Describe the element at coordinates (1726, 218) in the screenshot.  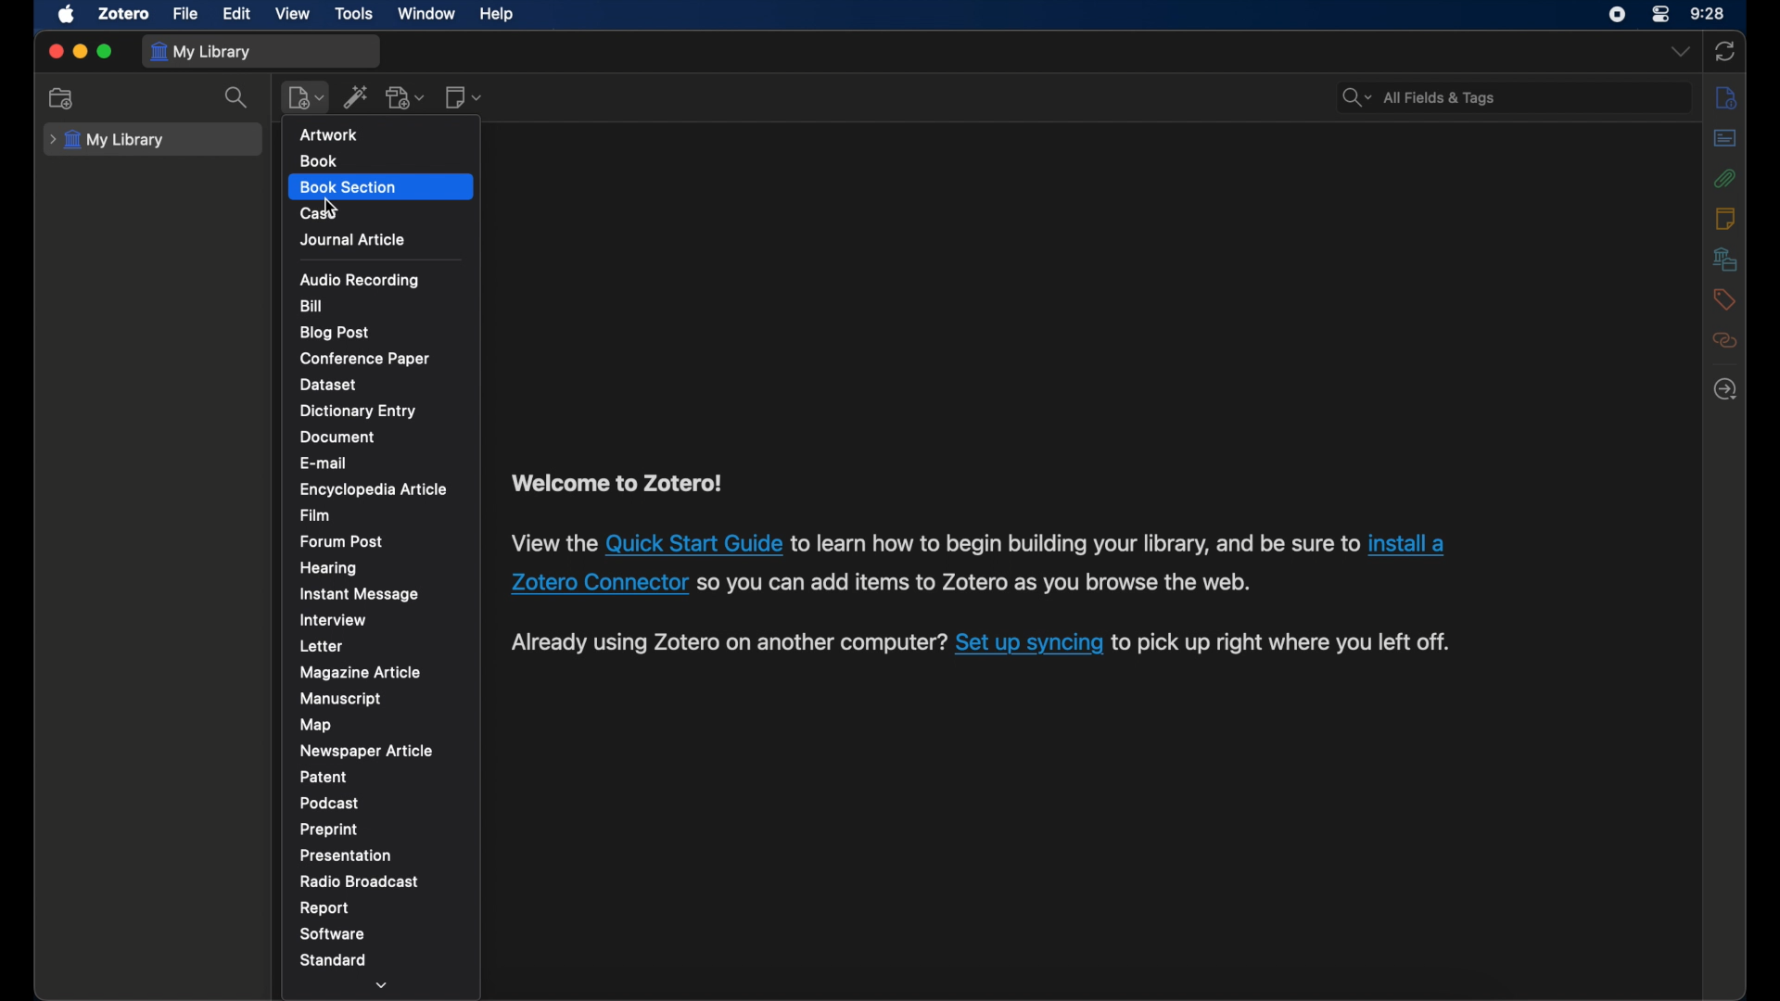
I see `notes` at that location.